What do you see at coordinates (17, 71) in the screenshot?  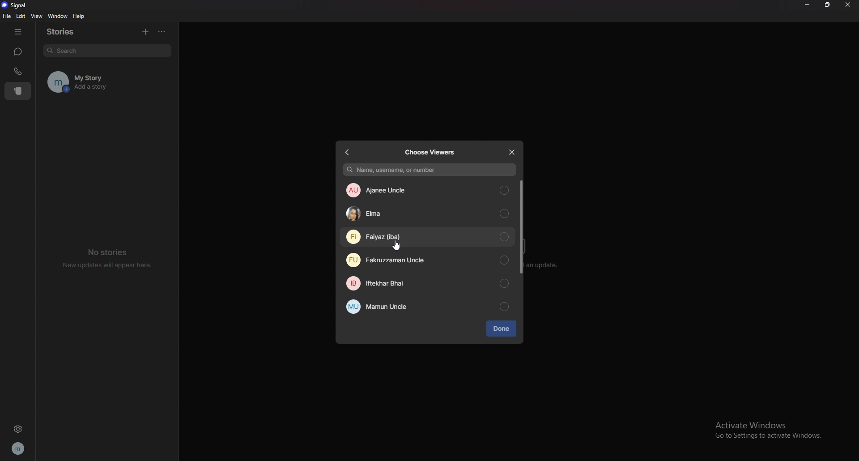 I see `calls` at bounding box center [17, 71].